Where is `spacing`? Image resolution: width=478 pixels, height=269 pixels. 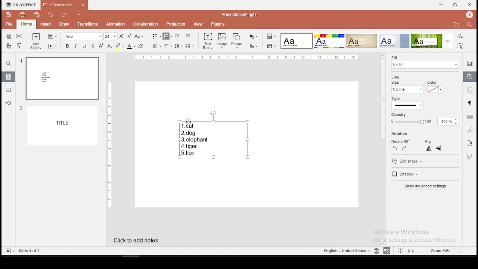
spacing is located at coordinates (179, 46).